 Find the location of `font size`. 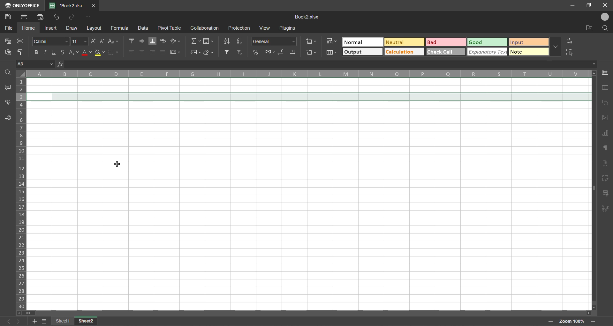

font size is located at coordinates (79, 41).